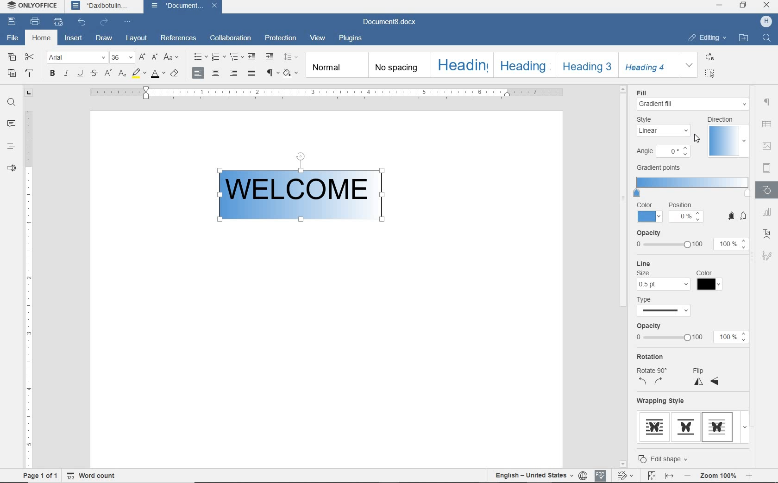 The height and width of the screenshot is (483, 778). I want to click on UNDERLINE, so click(81, 73).